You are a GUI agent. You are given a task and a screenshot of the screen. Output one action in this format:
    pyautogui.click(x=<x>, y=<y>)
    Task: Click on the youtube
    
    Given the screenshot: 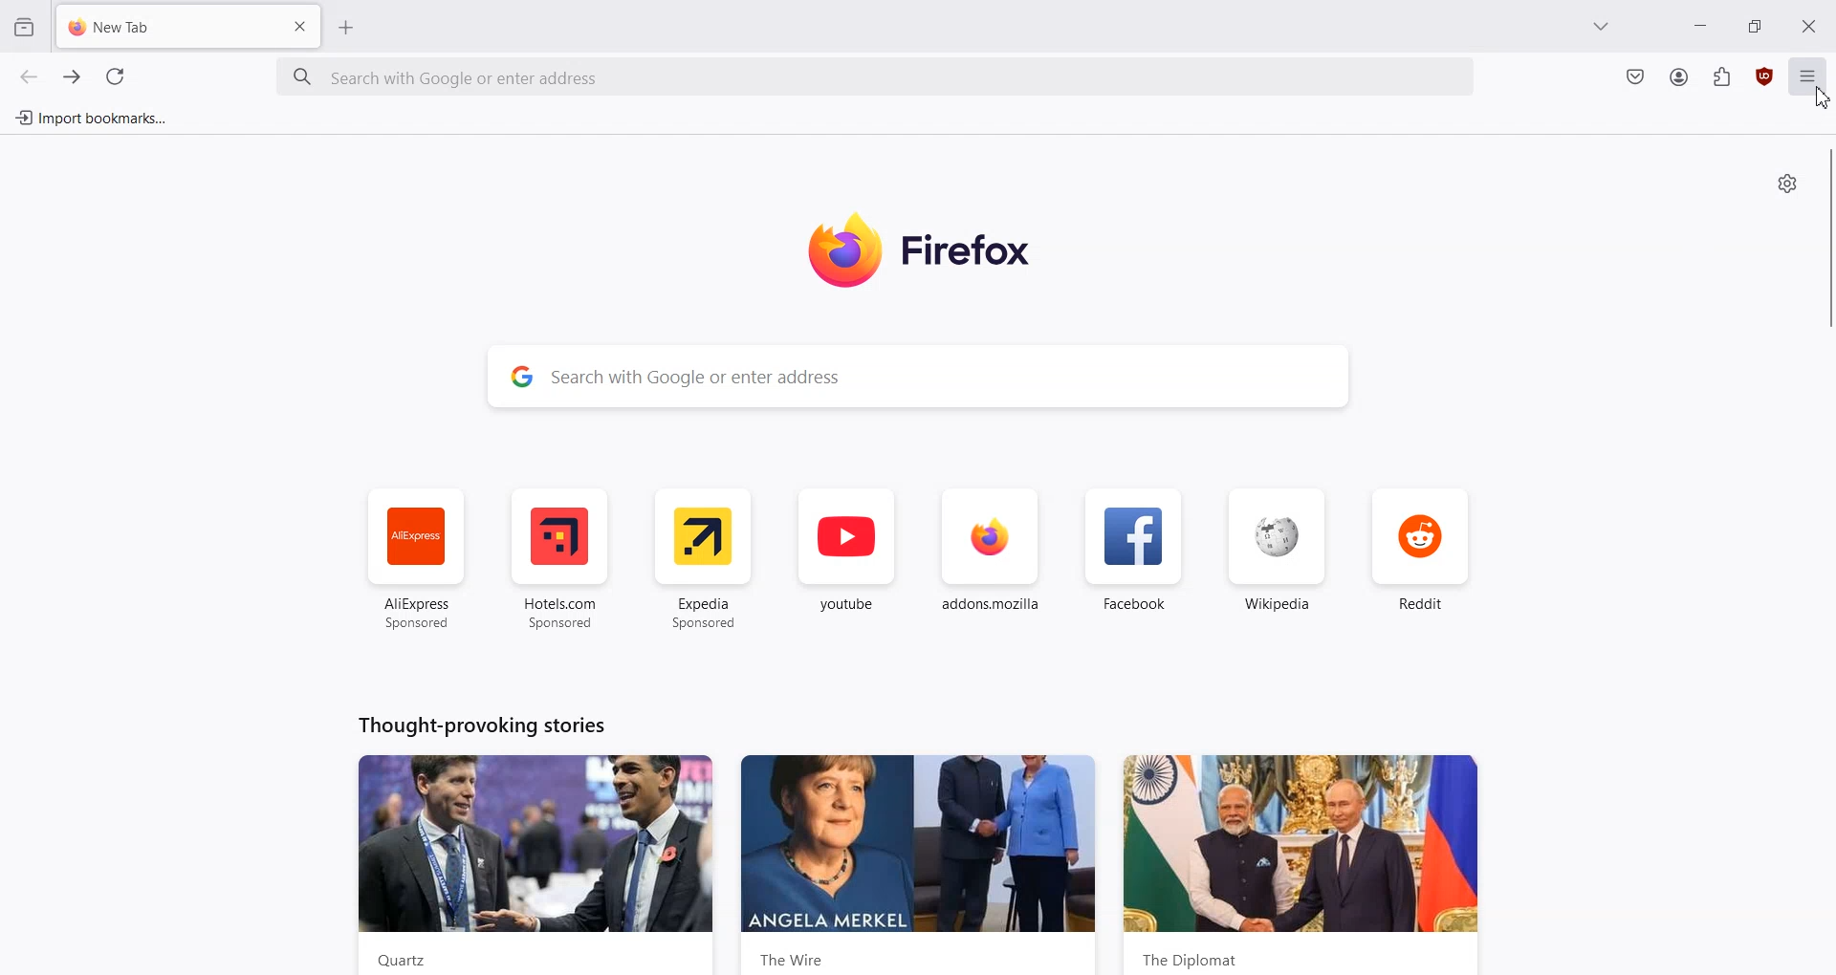 What is the action you would take?
    pyautogui.click(x=846, y=560)
    